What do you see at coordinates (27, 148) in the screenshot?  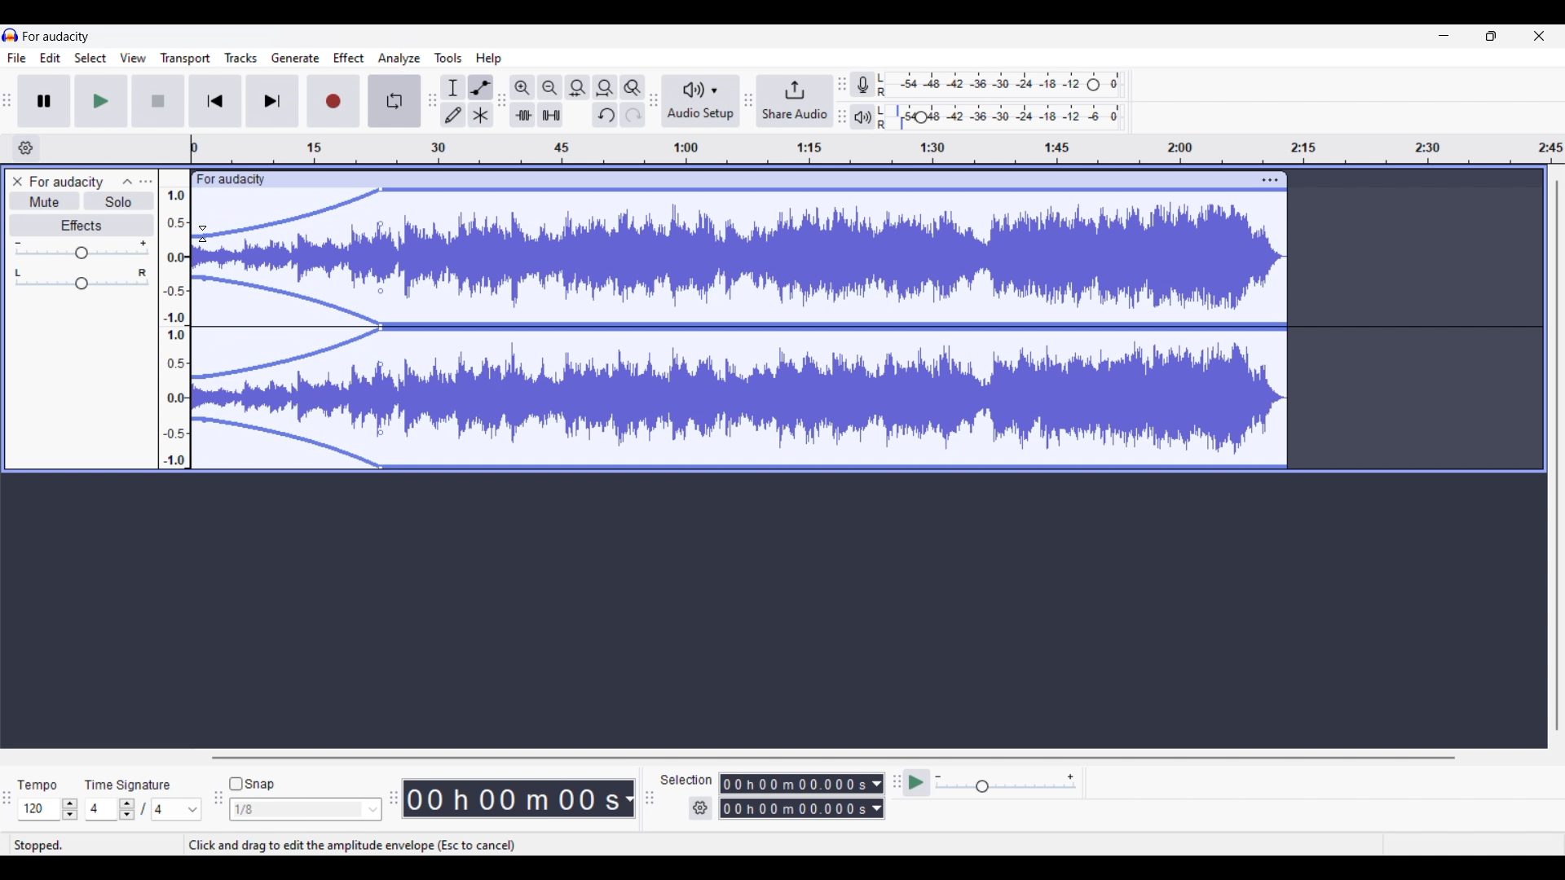 I see `Timeline options` at bounding box center [27, 148].